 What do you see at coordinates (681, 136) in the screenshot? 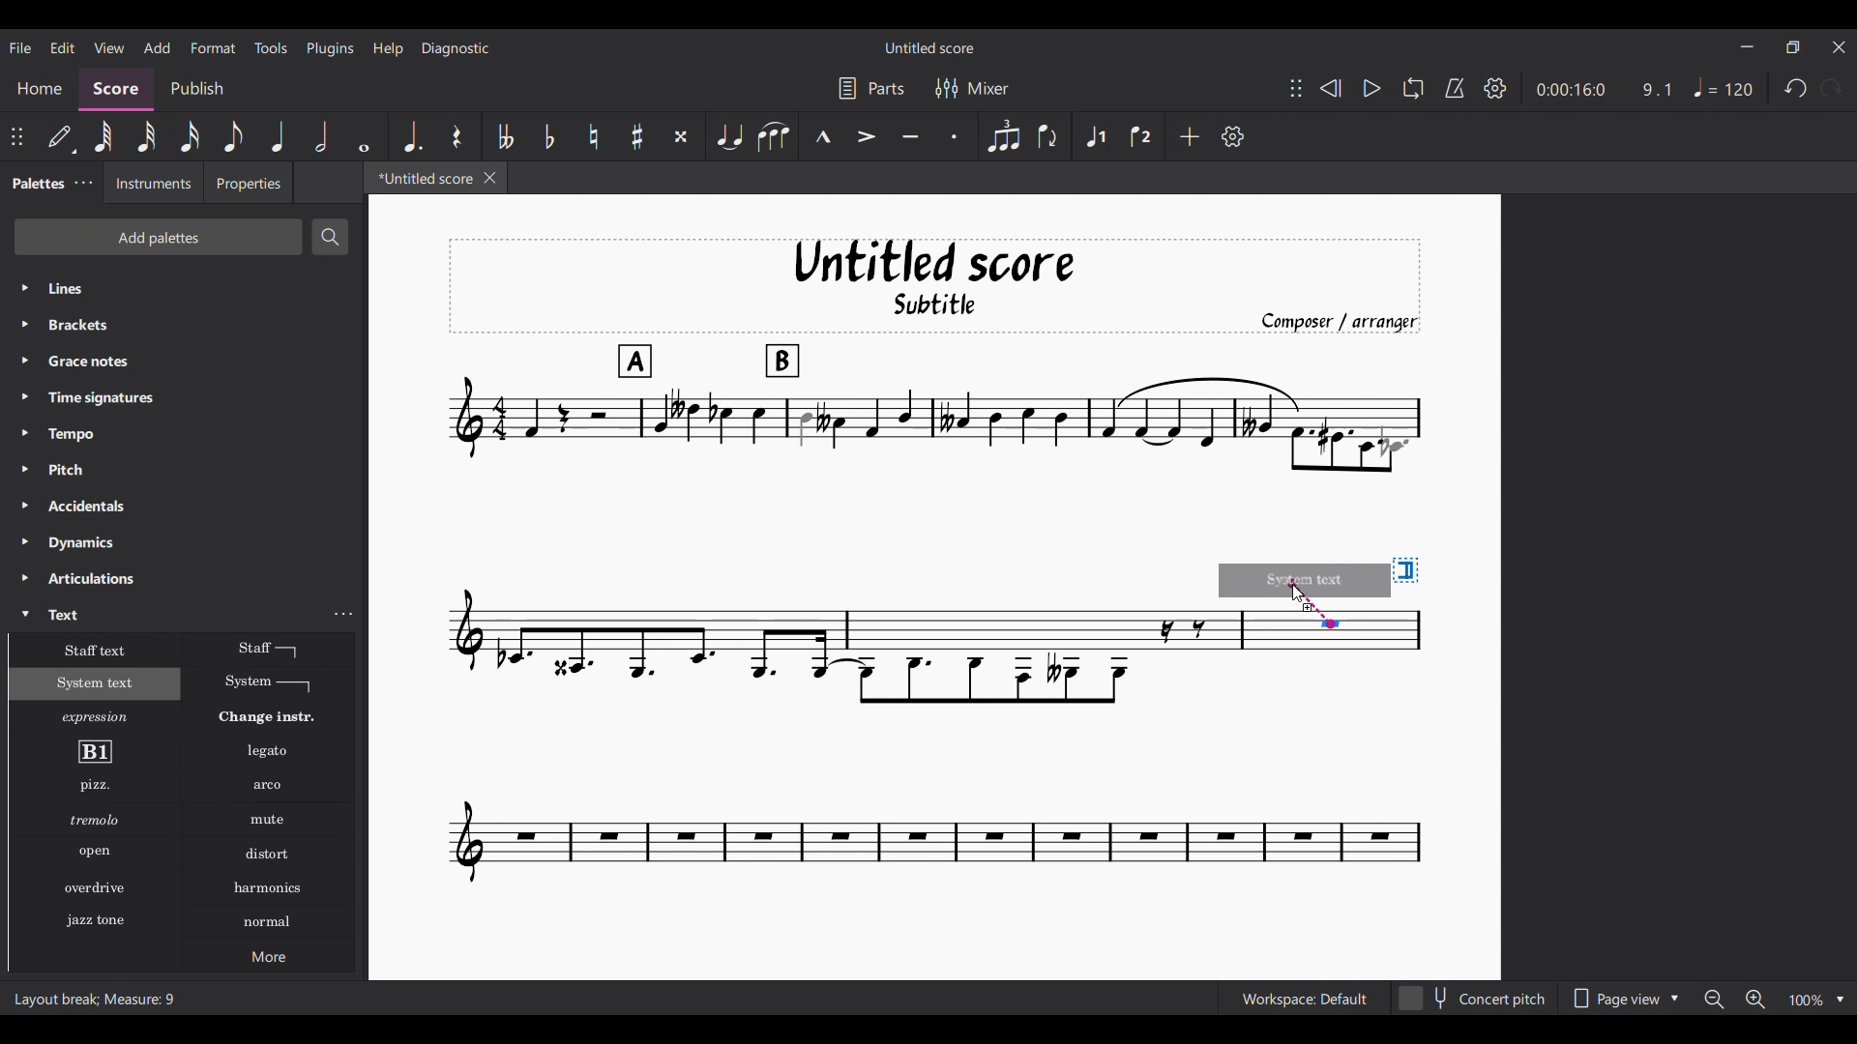
I see `Toggle double sharp` at bounding box center [681, 136].